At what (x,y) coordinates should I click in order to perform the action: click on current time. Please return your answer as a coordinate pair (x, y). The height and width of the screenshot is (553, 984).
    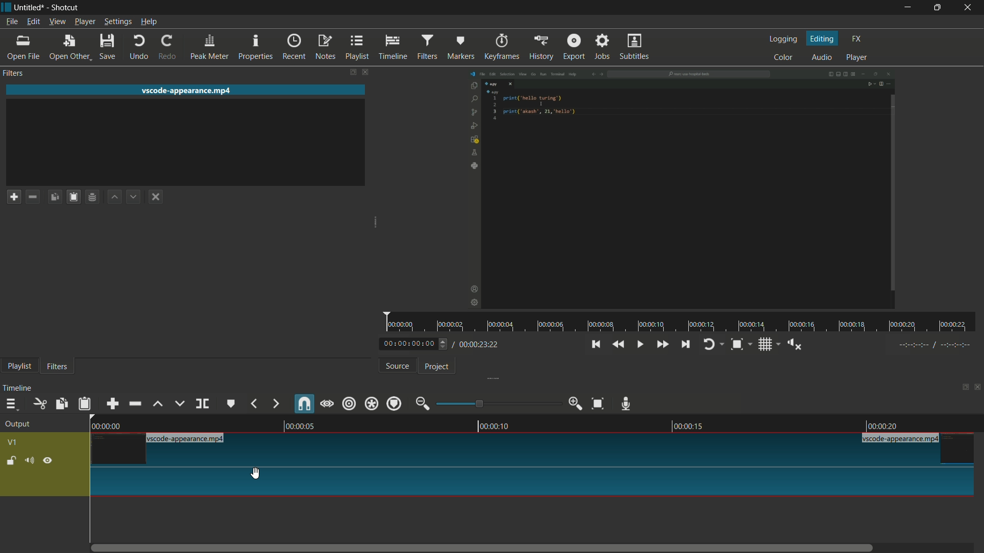
    Looking at the image, I should click on (413, 344).